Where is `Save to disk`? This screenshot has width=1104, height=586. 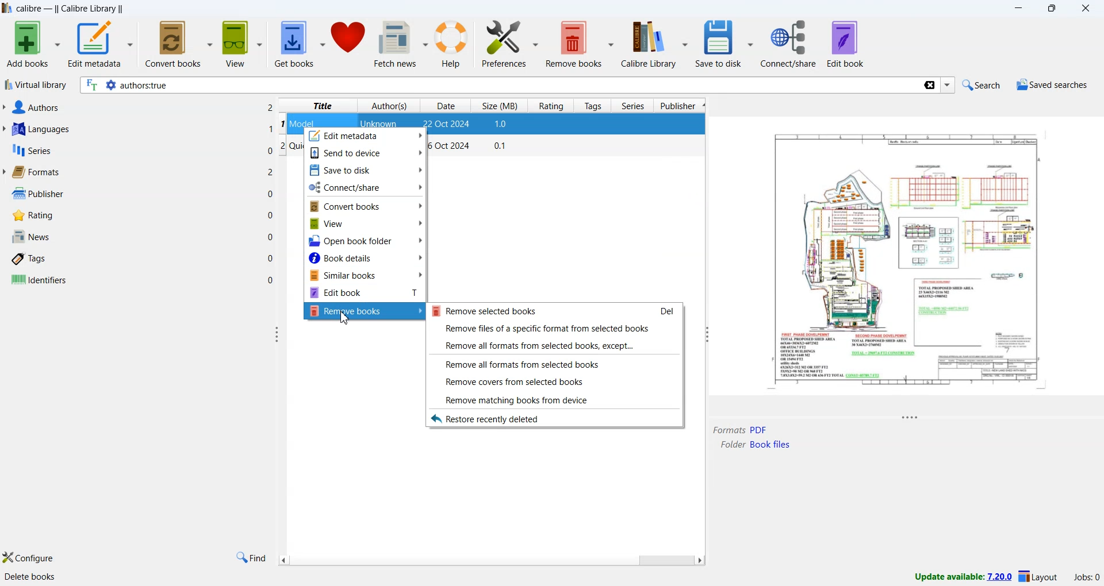 Save to disk is located at coordinates (366, 169).